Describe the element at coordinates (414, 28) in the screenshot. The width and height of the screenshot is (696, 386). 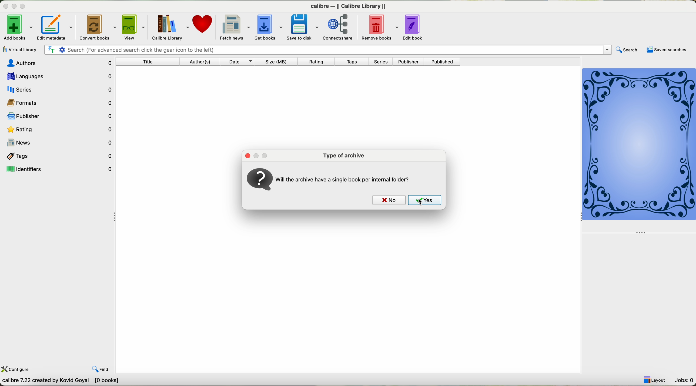
I see `edit book` at that location.